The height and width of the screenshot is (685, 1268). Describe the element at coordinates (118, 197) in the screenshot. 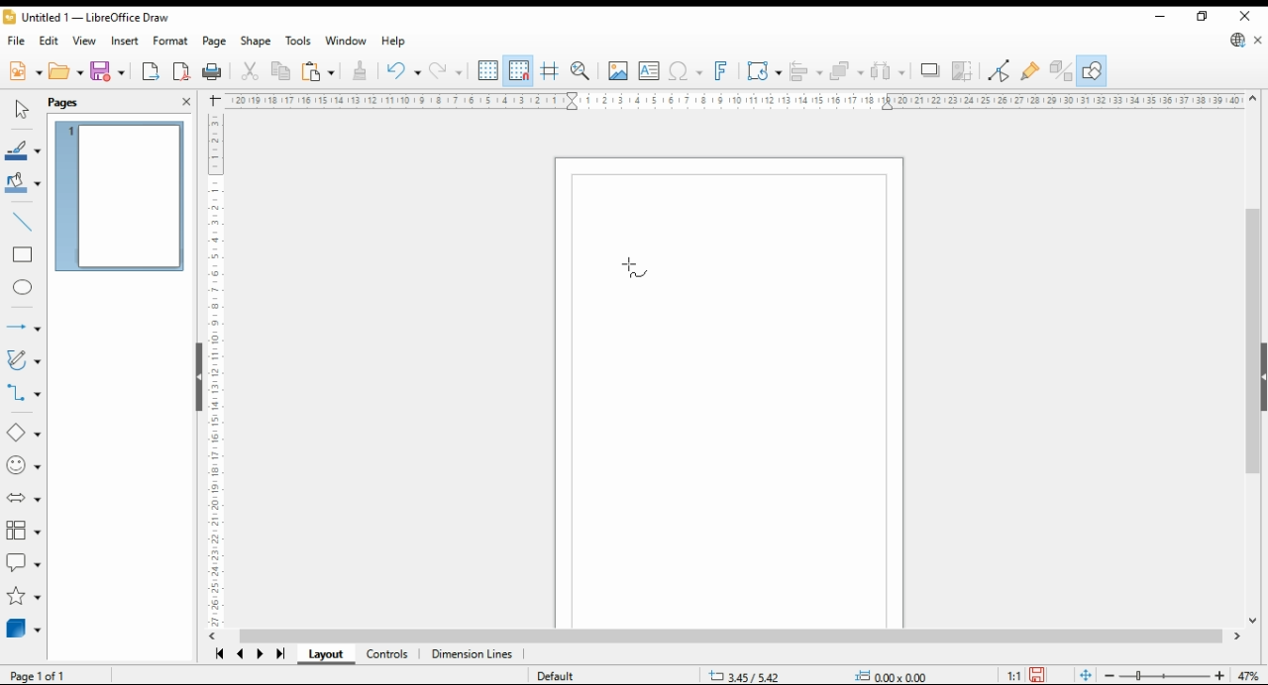

I see `page 1` at that location.